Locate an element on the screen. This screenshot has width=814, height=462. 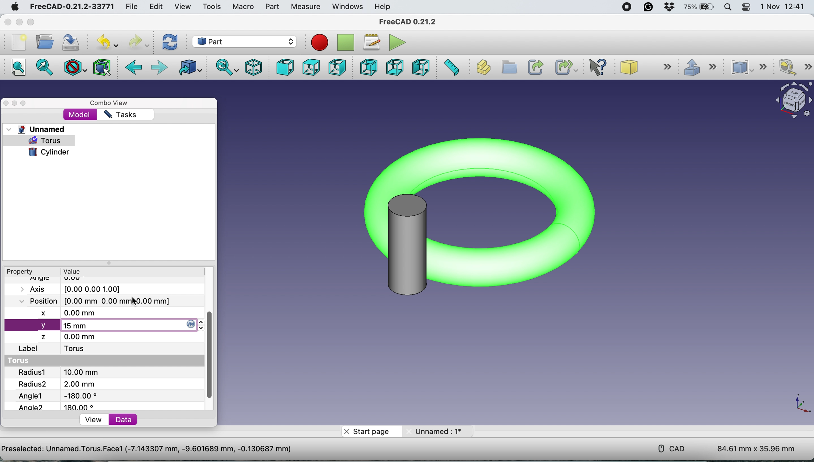
cad is located at coordinates (673, 448).